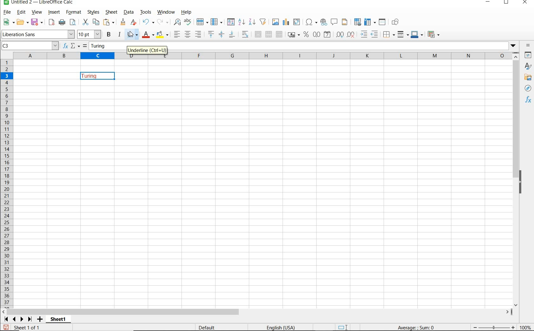  I want to click on FORMULA, so click(85, 46).